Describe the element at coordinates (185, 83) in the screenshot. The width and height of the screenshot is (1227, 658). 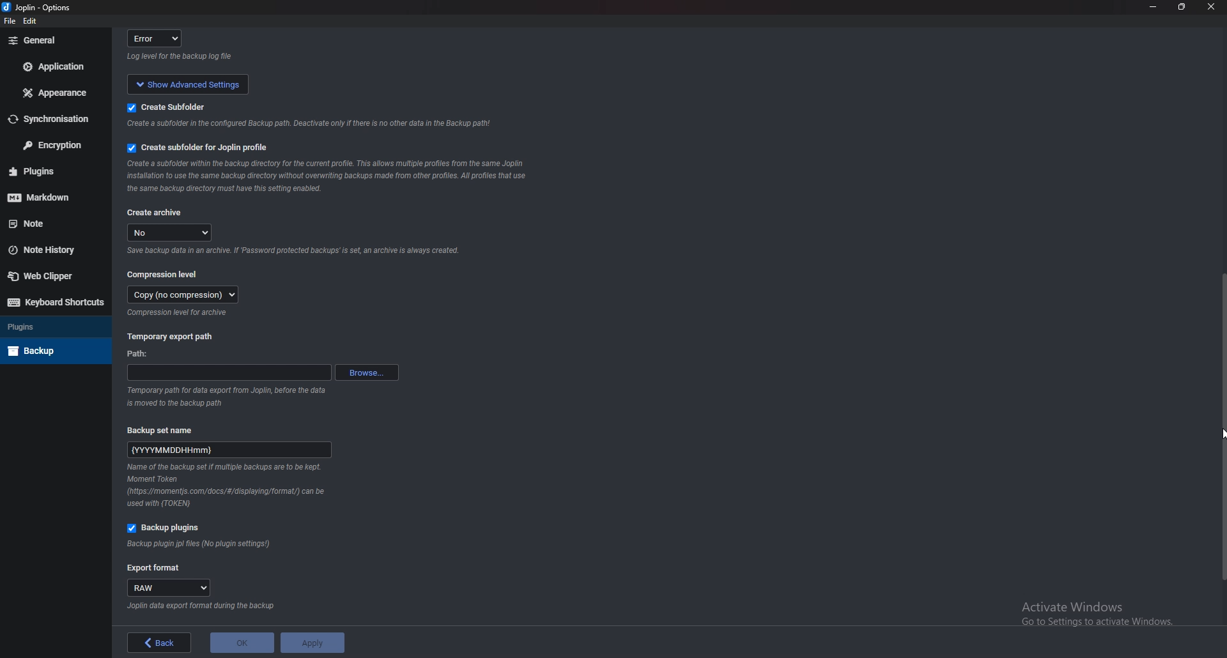
I see `show advanced settings` at that location.